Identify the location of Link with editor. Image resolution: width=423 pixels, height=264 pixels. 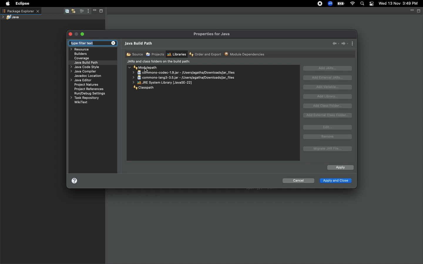
(74, 11).